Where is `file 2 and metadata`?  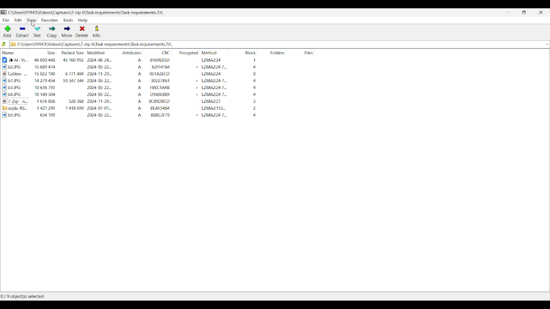 file 2 and metadata is located at coordinates (157, 67).